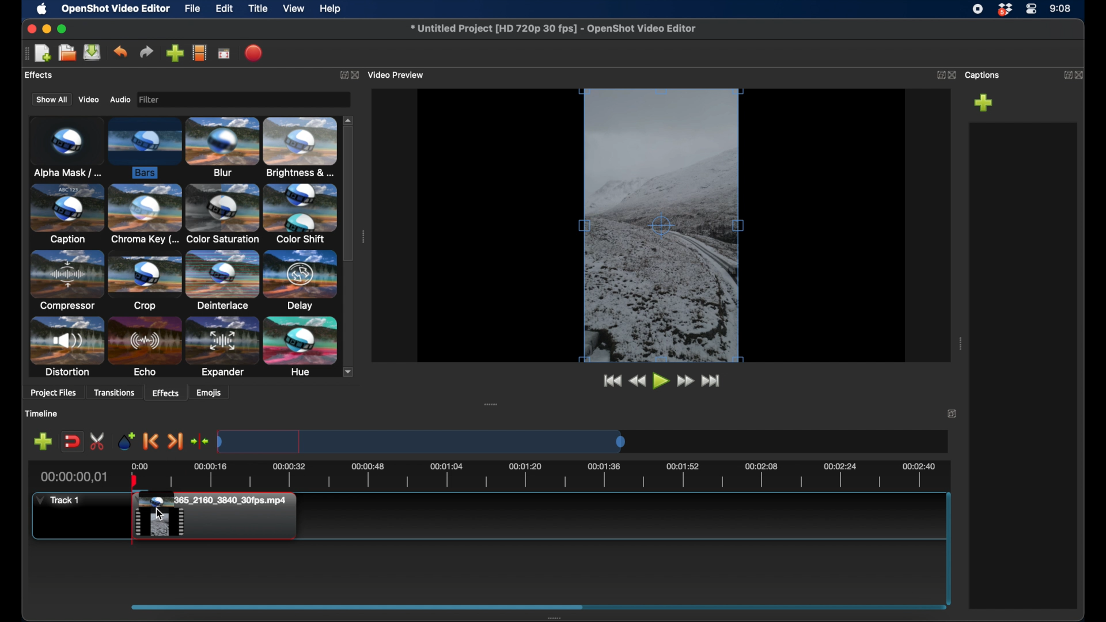 This screenshot has width=1106, height=622. Describe the element at coordinates (199, 441) in the screenshot. I see `center playhead on the timeline` at that location.